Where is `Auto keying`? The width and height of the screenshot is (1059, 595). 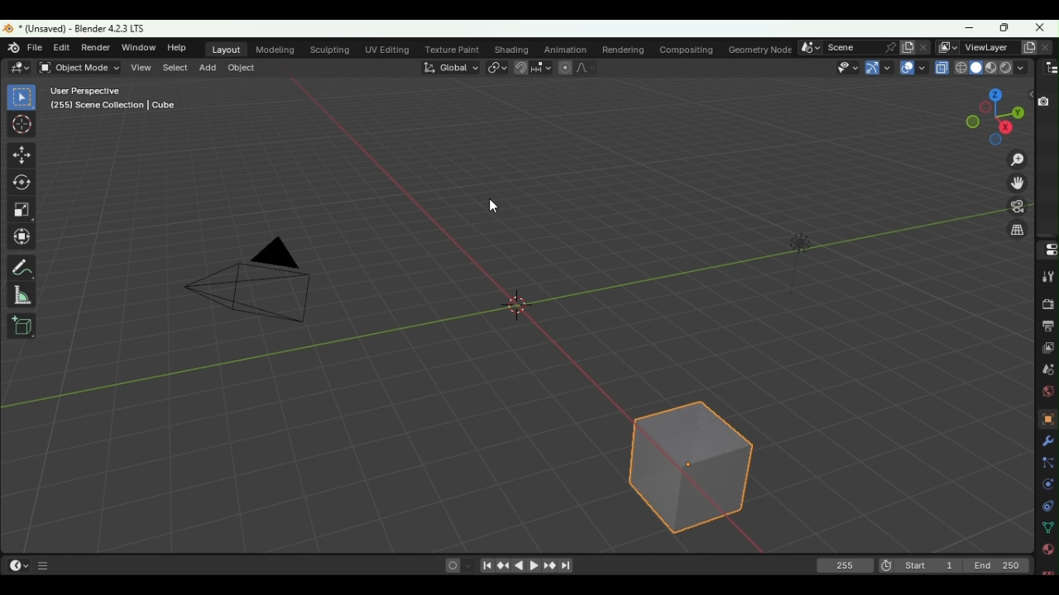
Auto keying is located at coordinates (452, 564).